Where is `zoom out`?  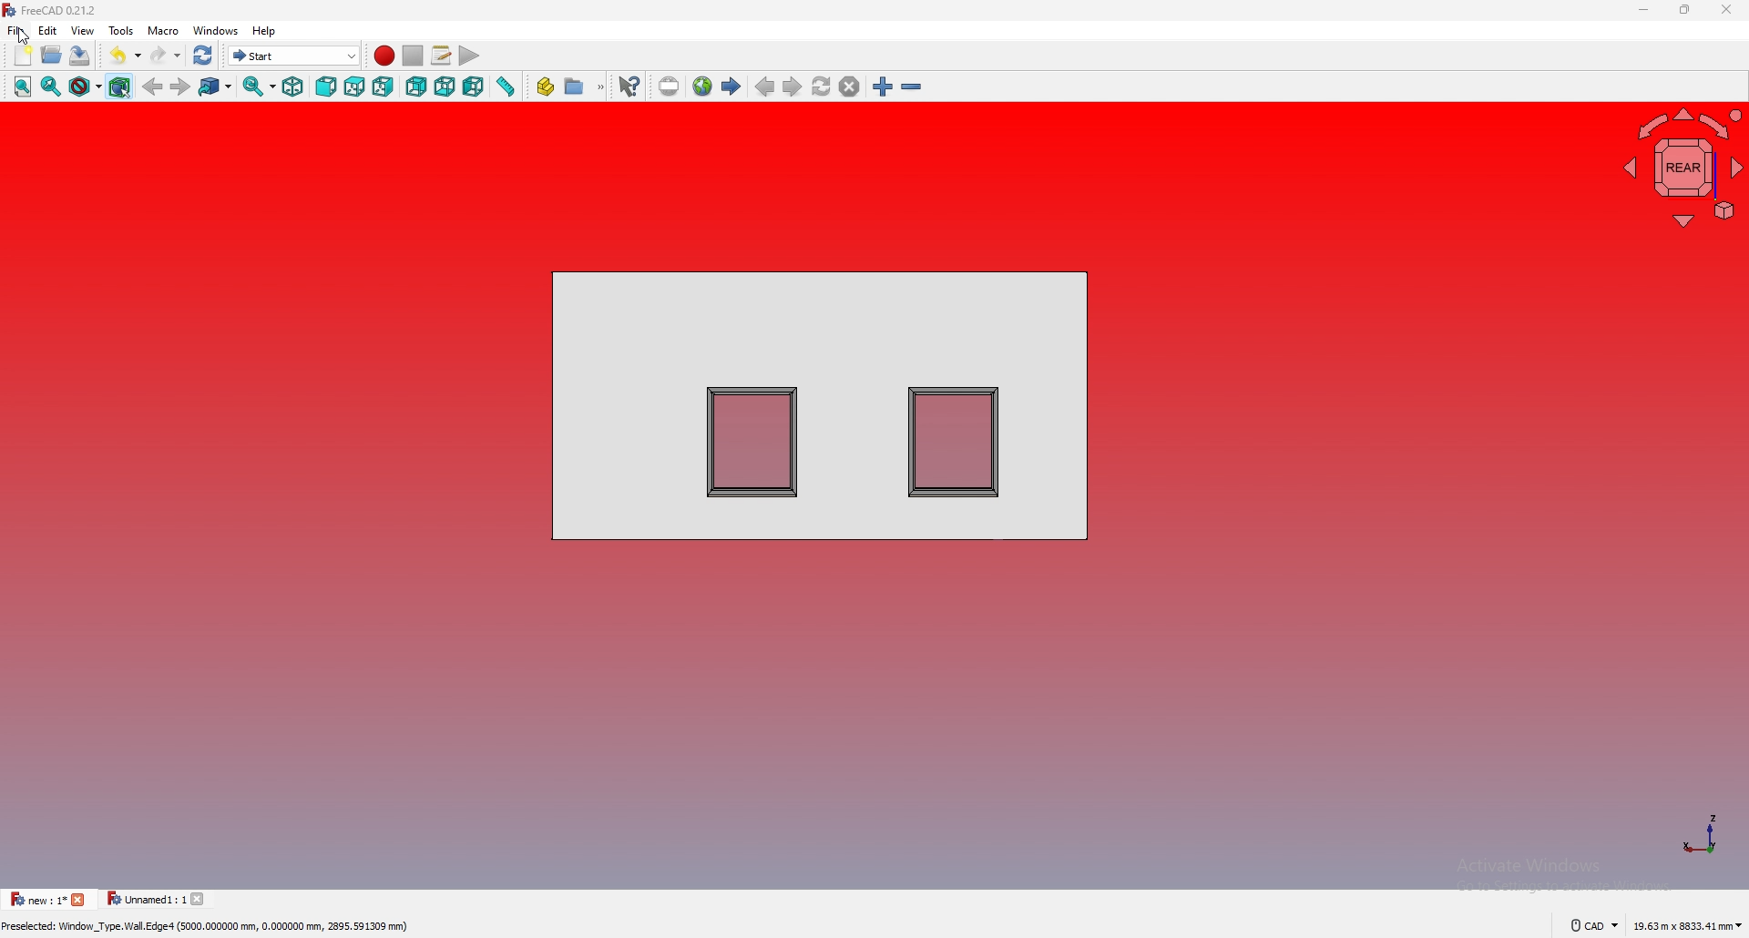
zoom out is located at coordinates (912, 87).